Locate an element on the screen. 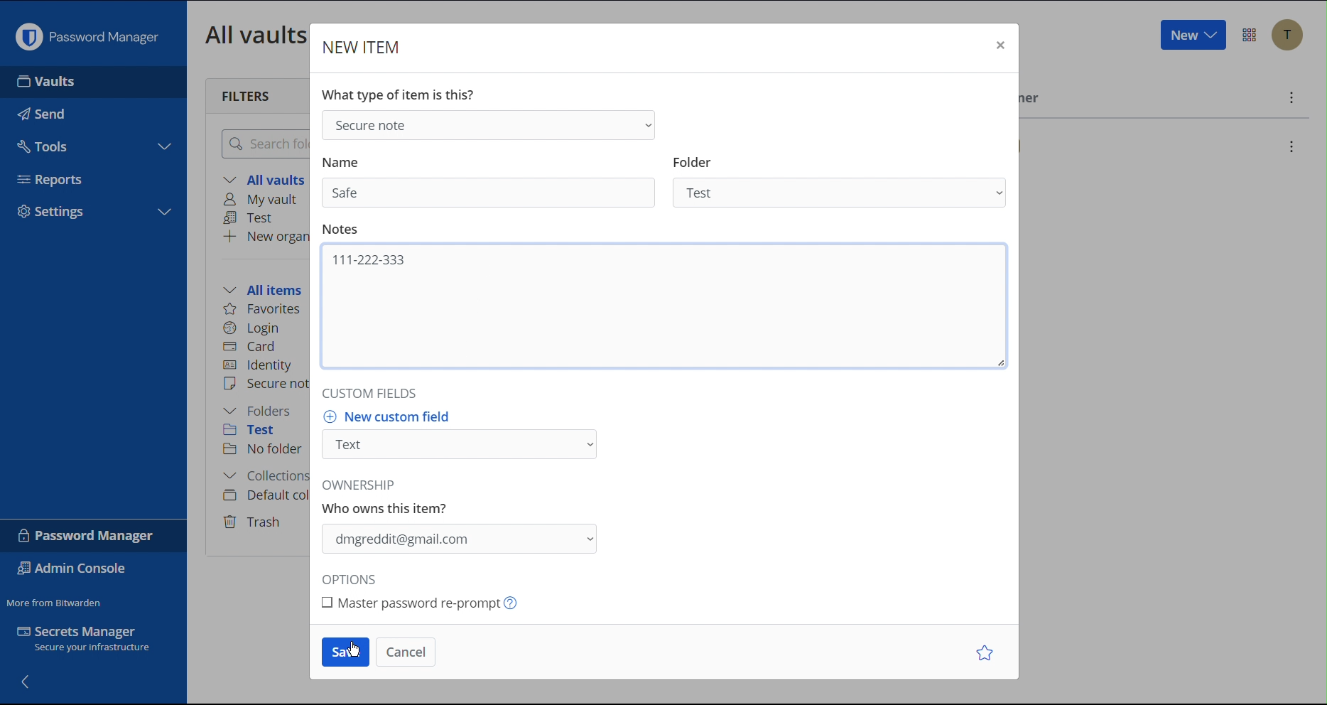  Test is located at coordinates (259, 432).